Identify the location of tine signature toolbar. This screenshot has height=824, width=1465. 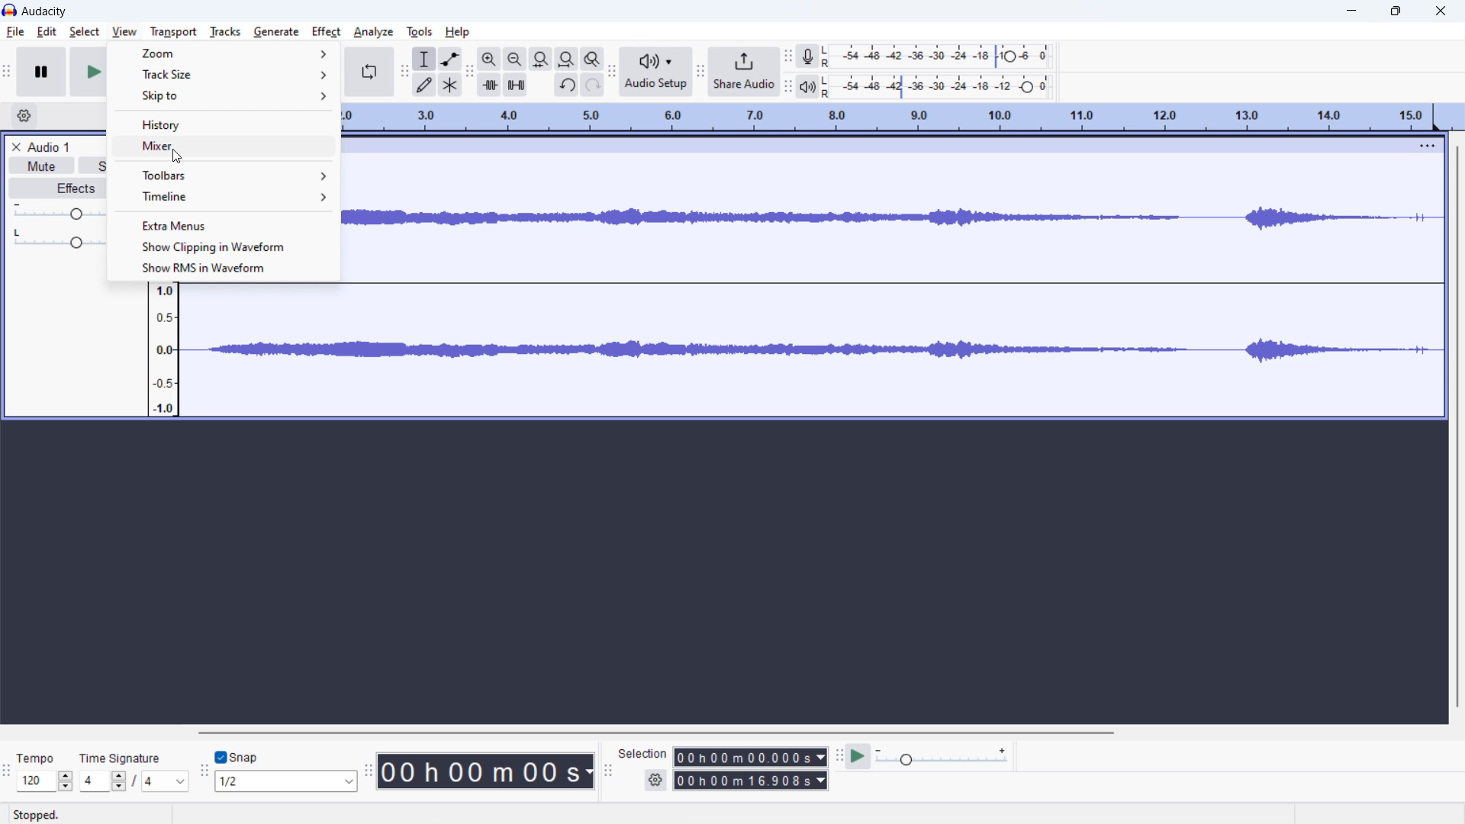
(7, 771).